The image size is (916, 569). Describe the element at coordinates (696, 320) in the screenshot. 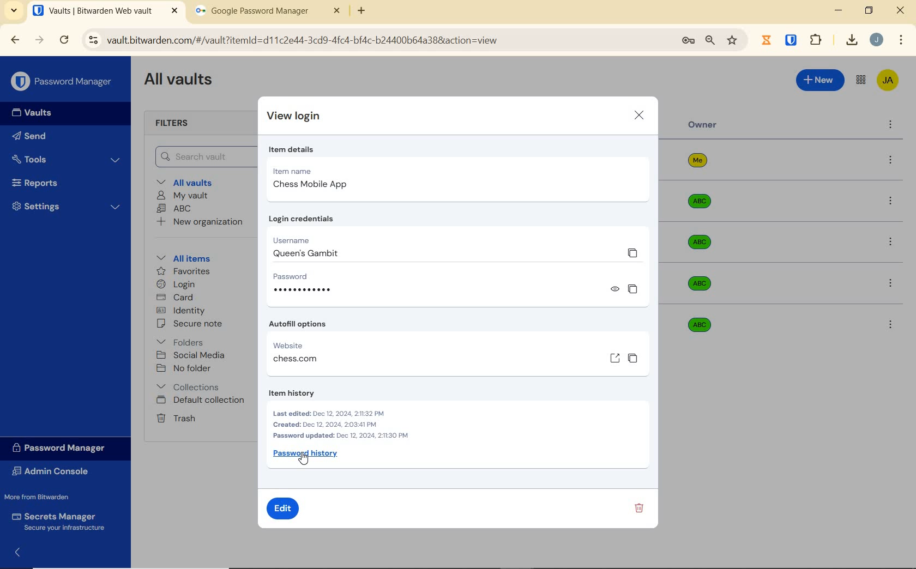

I see `abc` at that location.